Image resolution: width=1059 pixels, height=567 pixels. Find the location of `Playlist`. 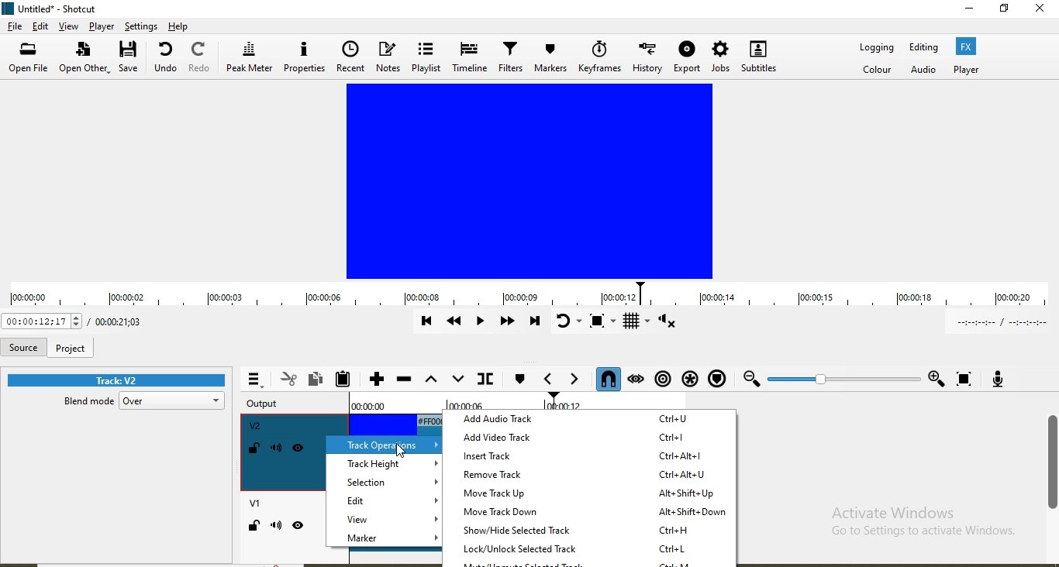

Playlist is located at coordinates (426, 57).